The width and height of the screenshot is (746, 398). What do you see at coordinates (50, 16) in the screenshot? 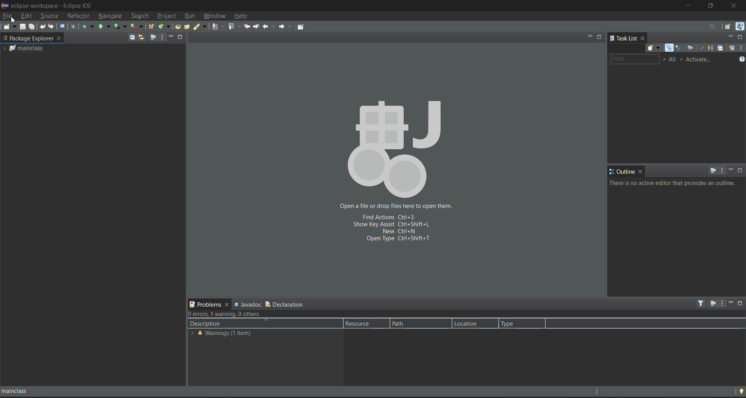
I see `source` at bounding box center [50, 16].